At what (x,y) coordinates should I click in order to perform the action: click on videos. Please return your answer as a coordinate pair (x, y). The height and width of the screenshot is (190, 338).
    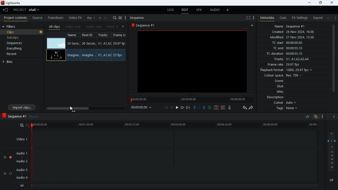
    Looking at the image, I should click on (55, 55).